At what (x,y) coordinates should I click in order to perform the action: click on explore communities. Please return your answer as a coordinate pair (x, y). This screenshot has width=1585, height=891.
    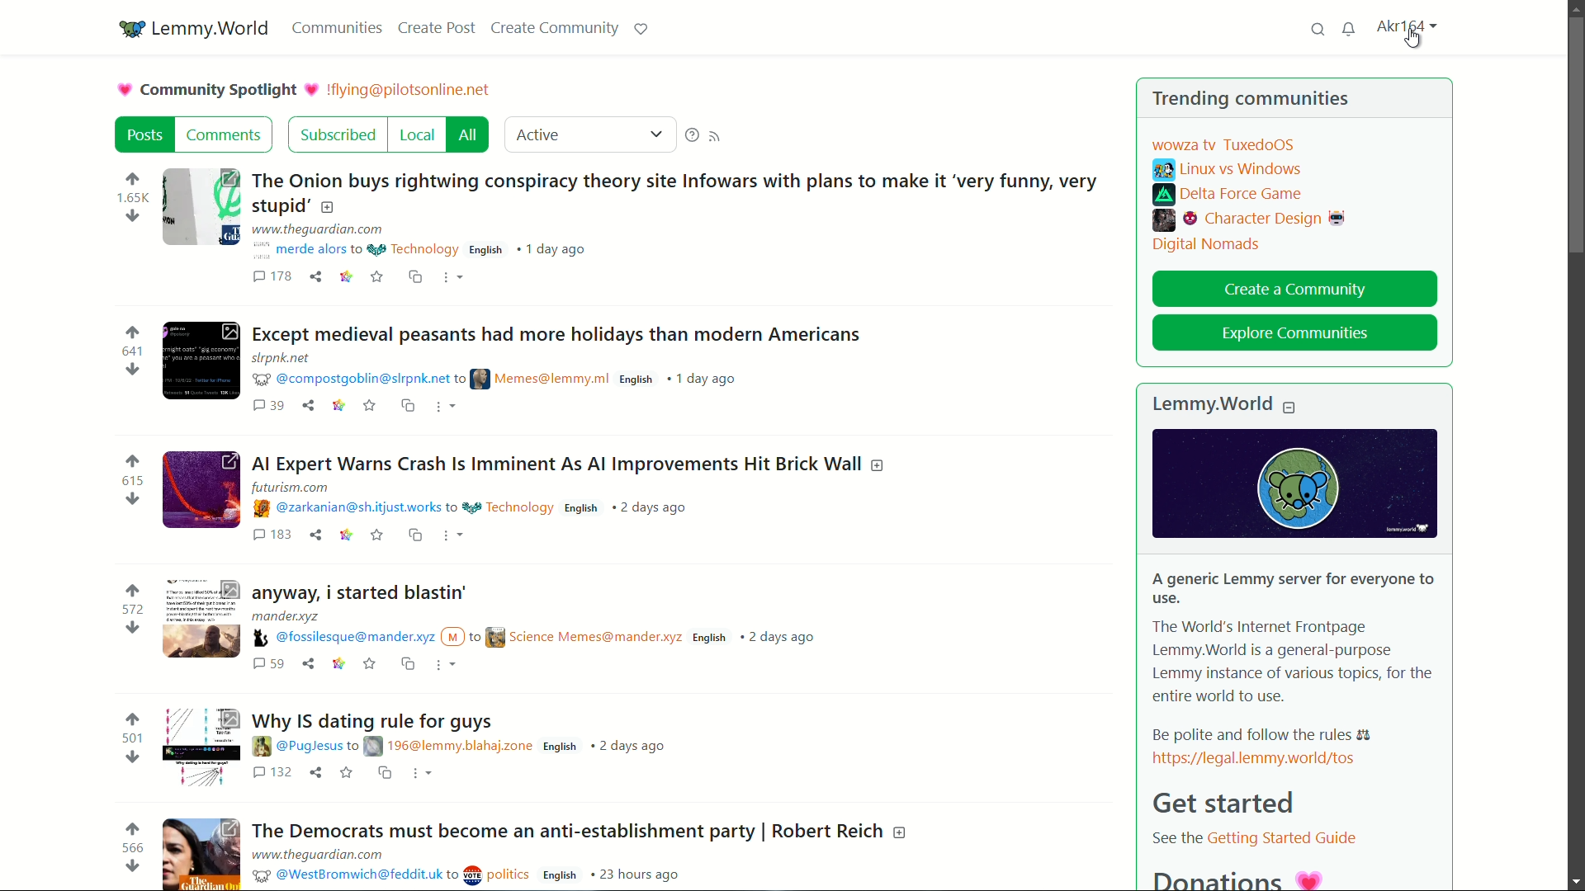
    Looking at the image, I should click on (1294, 334).